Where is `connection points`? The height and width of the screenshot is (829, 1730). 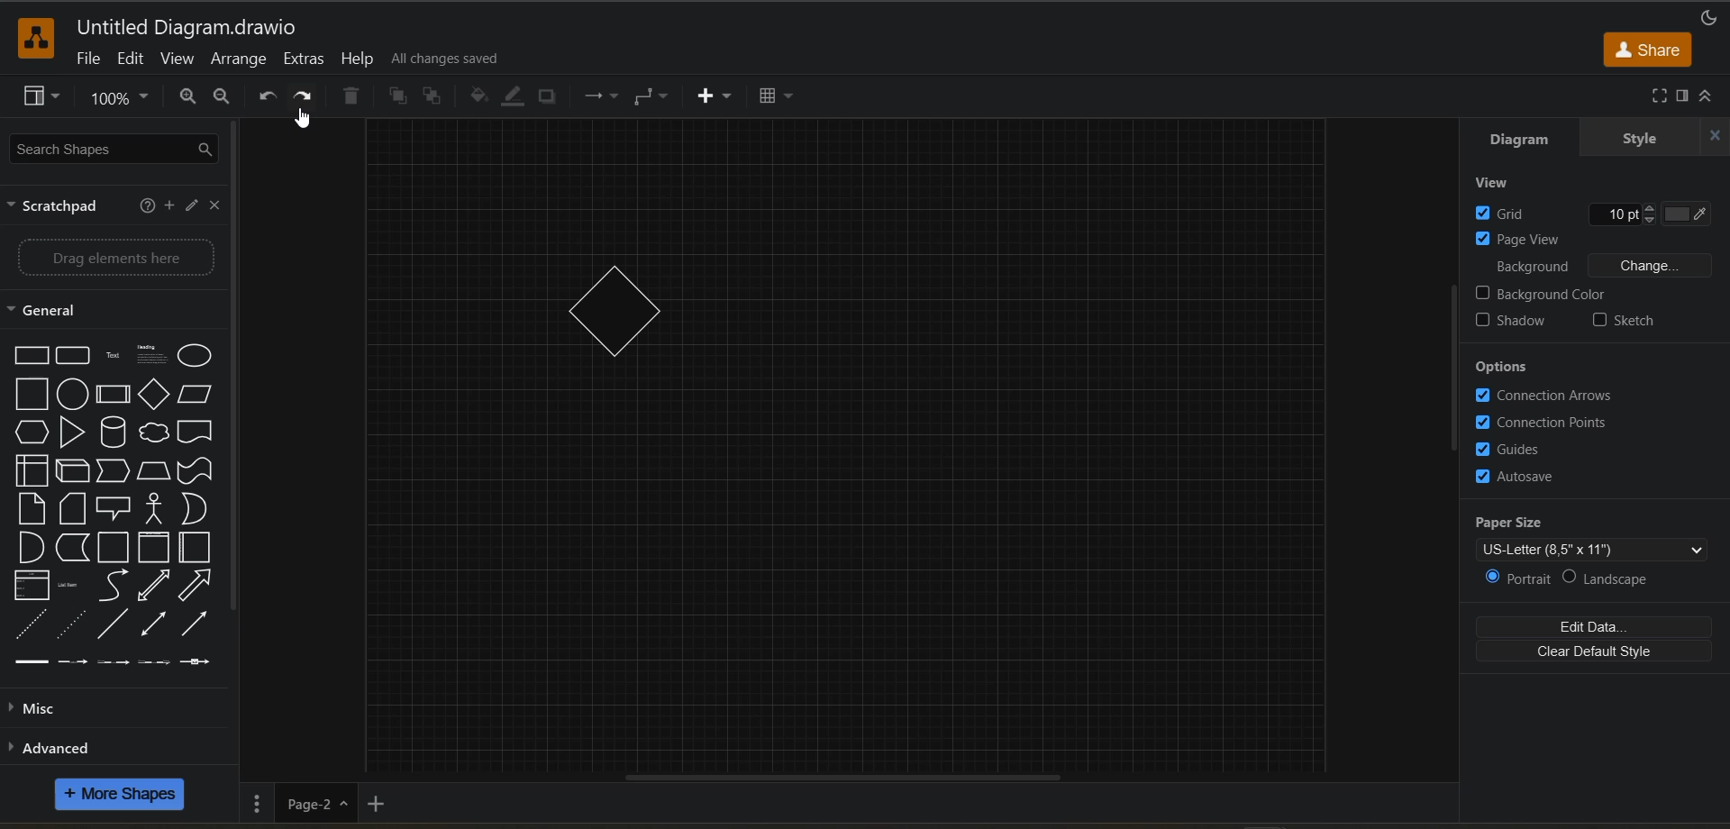
connection points is located at coordinates (1542, 424).